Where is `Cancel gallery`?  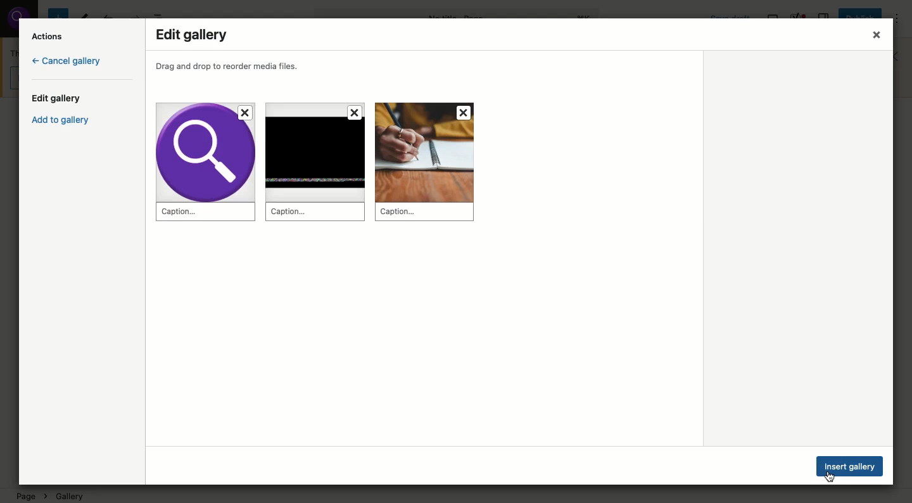 Cancel gallery is located at coordinates (66, 62).